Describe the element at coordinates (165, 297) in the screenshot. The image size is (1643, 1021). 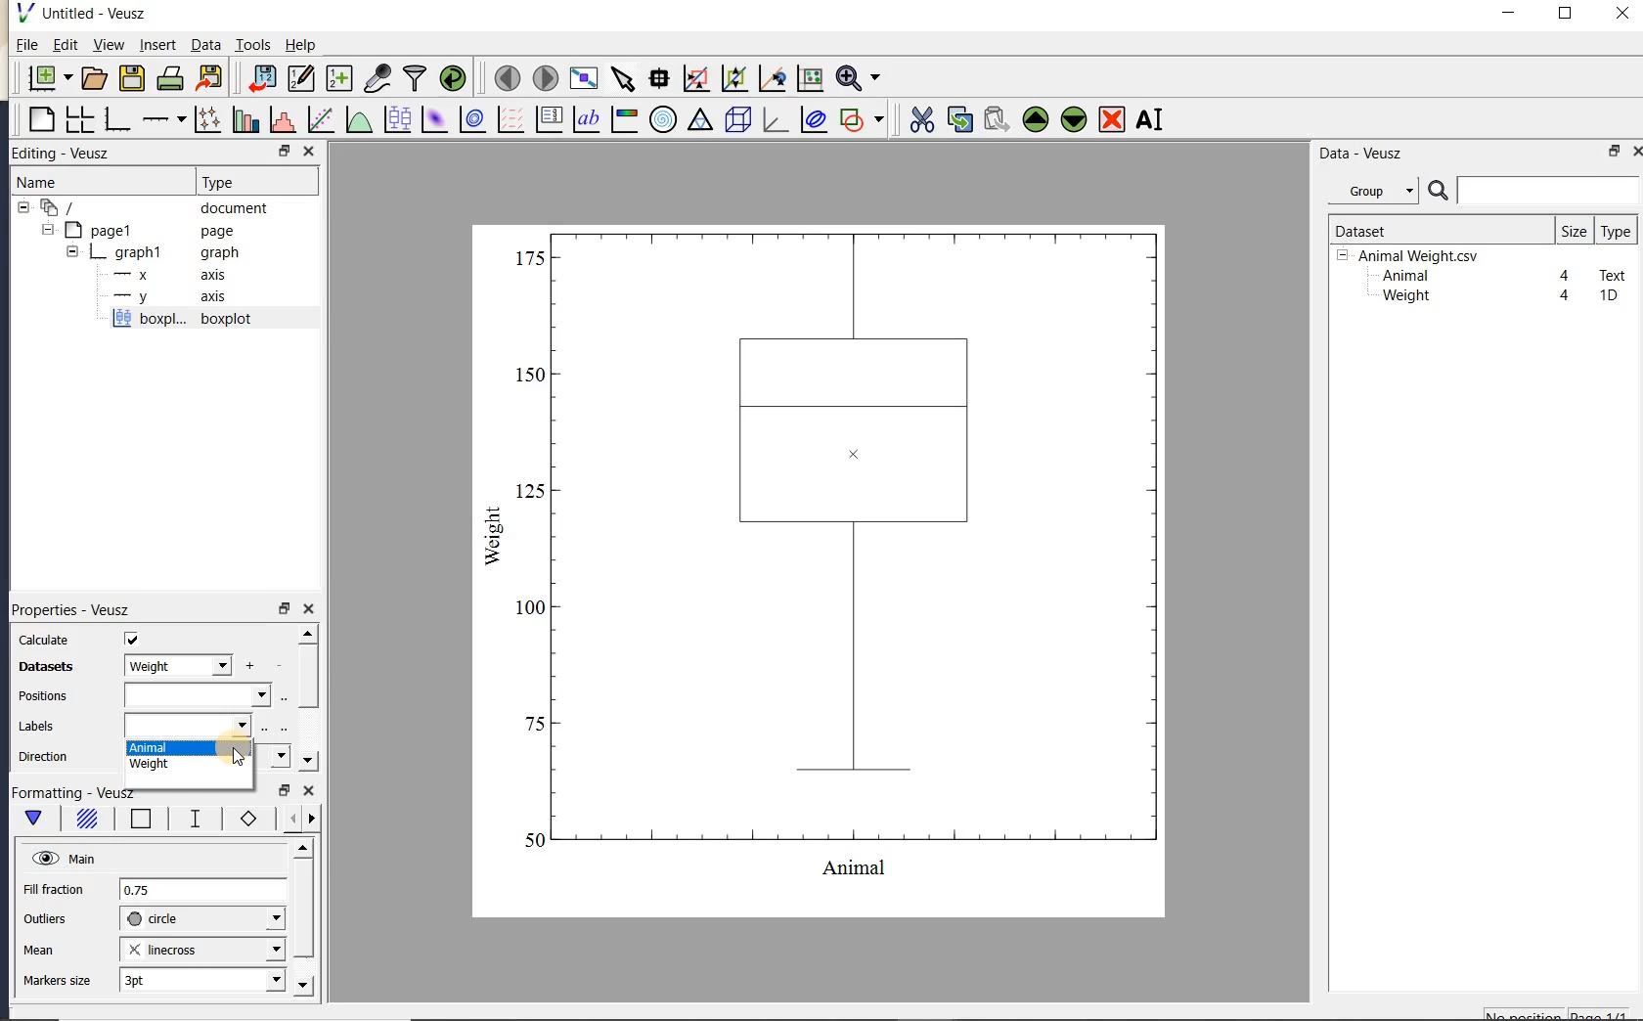
I see `axis` at that location.